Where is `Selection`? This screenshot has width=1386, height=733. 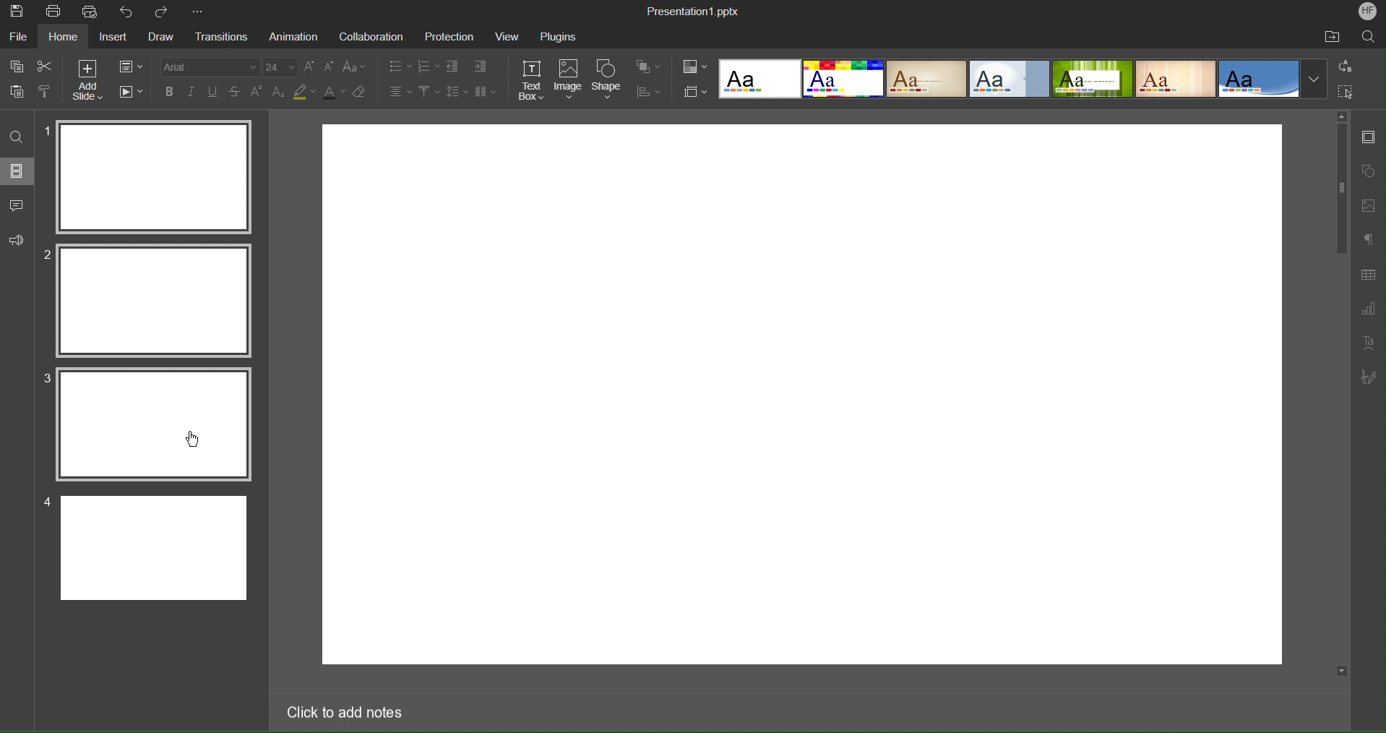
Selection is located at coordinates (1345, 92).